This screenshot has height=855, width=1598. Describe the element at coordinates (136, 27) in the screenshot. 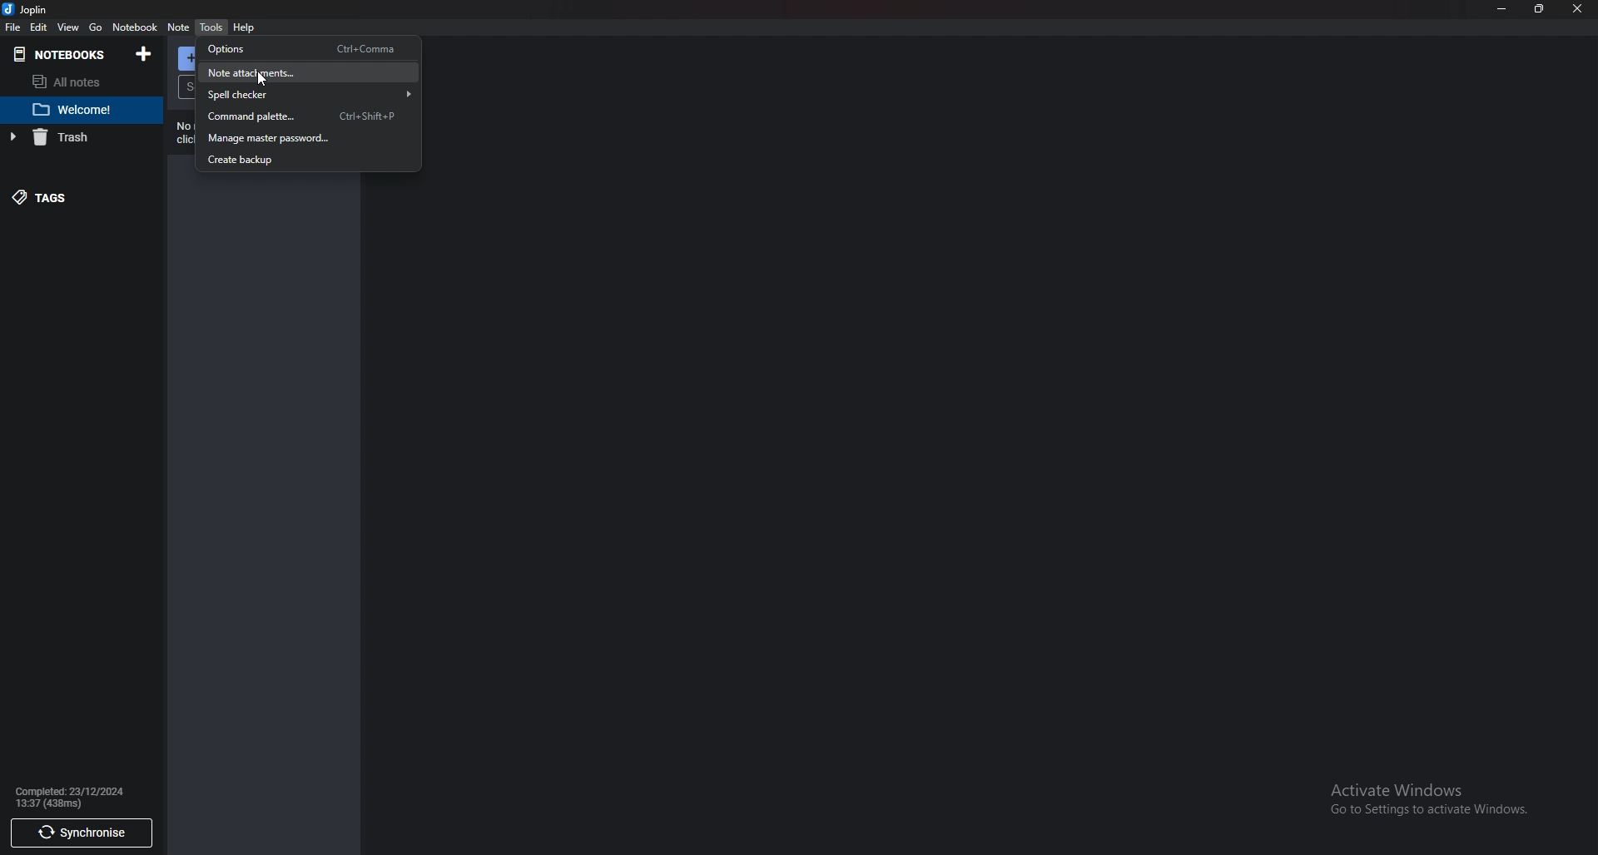

I see `Notebook` at that location.